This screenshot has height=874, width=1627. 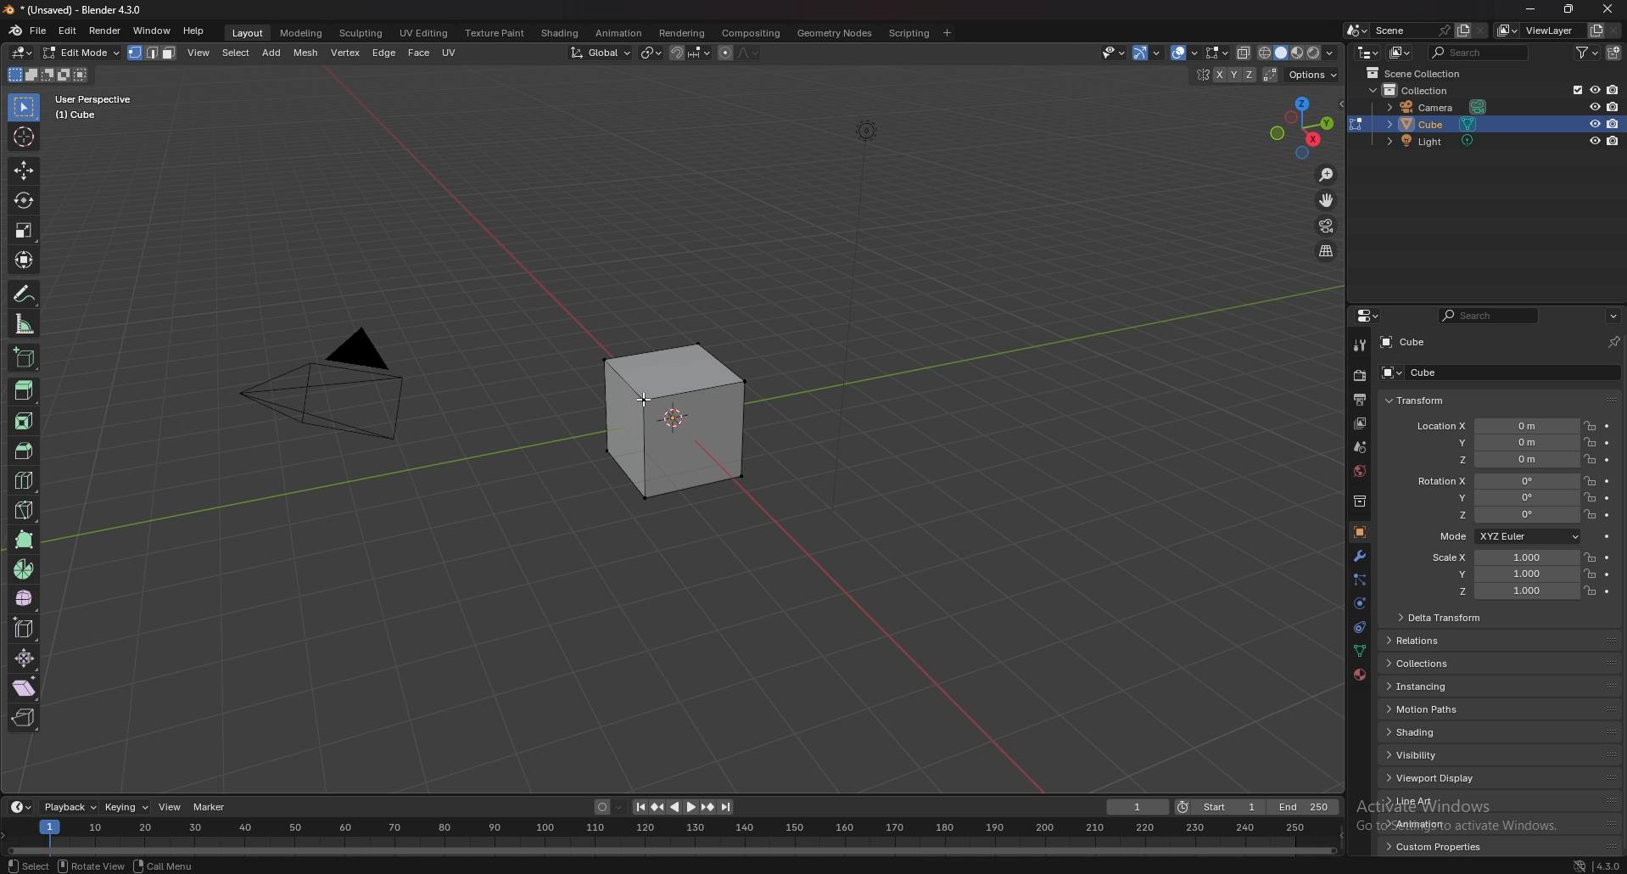 What do you see at coordinates (1280, 53) in the screenshot?
I see `viewport shading` at bounding box center [1280, 53].